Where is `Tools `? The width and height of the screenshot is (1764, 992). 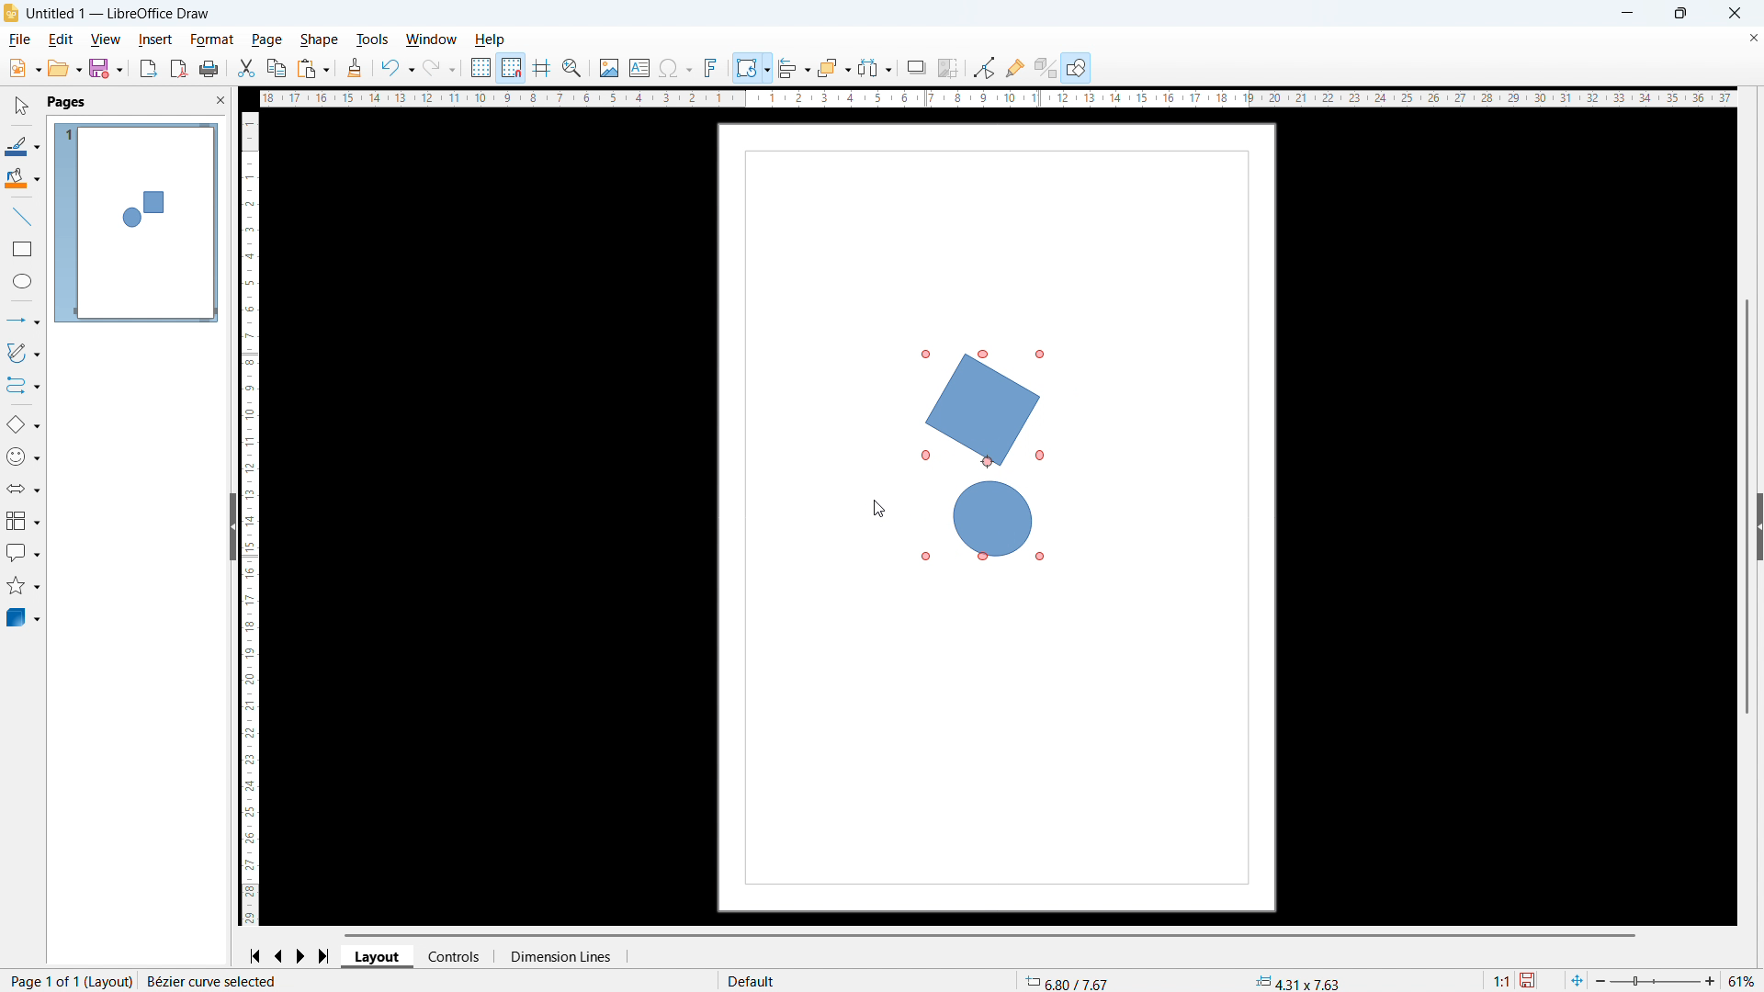 Tools  is located at coordinates (373, 39).